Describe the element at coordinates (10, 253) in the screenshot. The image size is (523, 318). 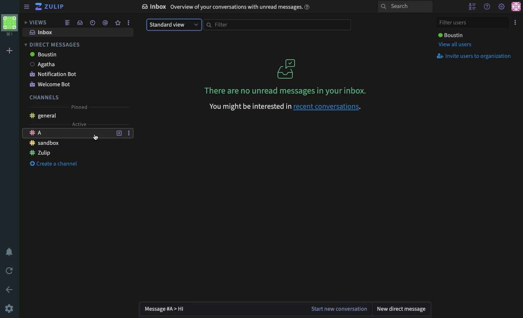
I see `Notification` at that location.